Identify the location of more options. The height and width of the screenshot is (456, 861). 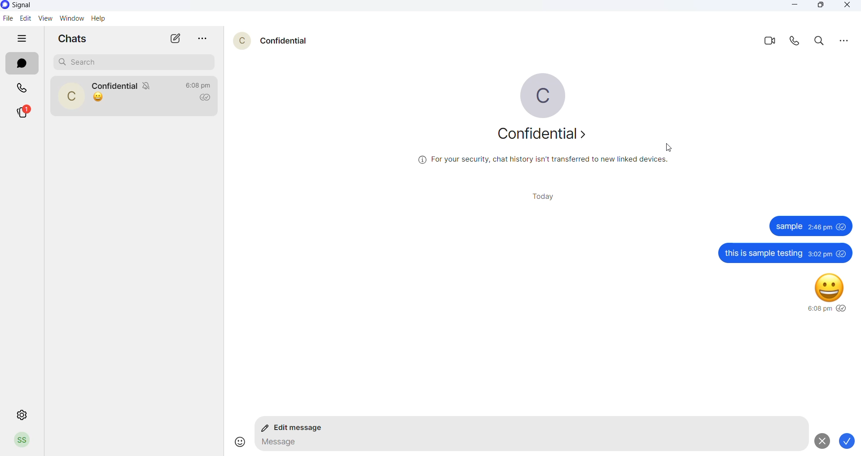
(204, 39).